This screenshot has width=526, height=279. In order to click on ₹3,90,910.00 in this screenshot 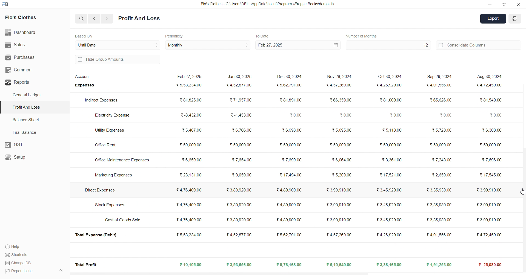, I will do `click(340, 190)`.